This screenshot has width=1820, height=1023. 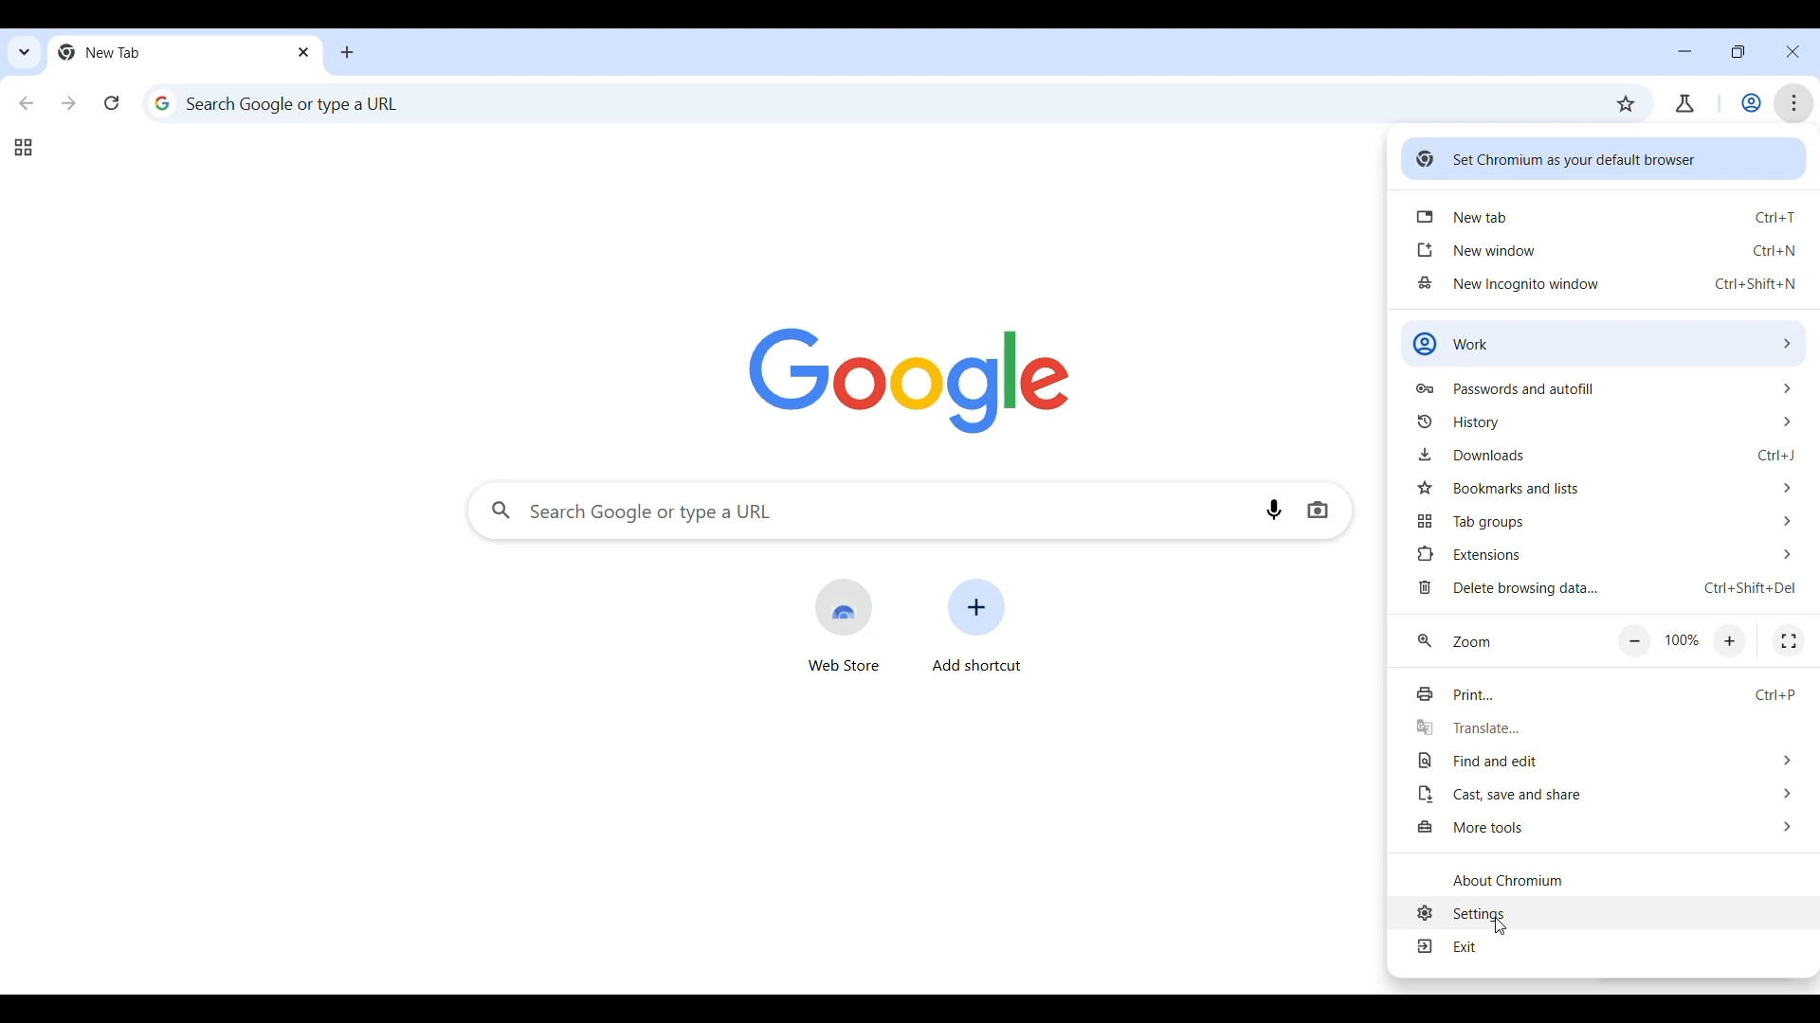 What do you see at coordinates (1606, 829) in the screenshot?
I see `More tools options` at bounding box center [1606, 829].